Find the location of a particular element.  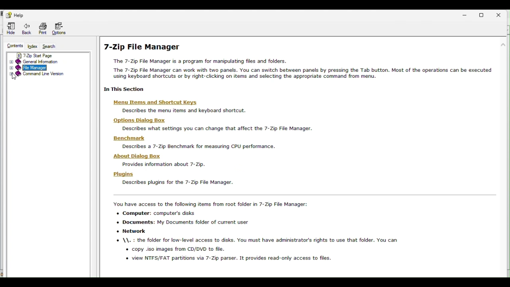

| In This Section is located at coordinates (122, 89).